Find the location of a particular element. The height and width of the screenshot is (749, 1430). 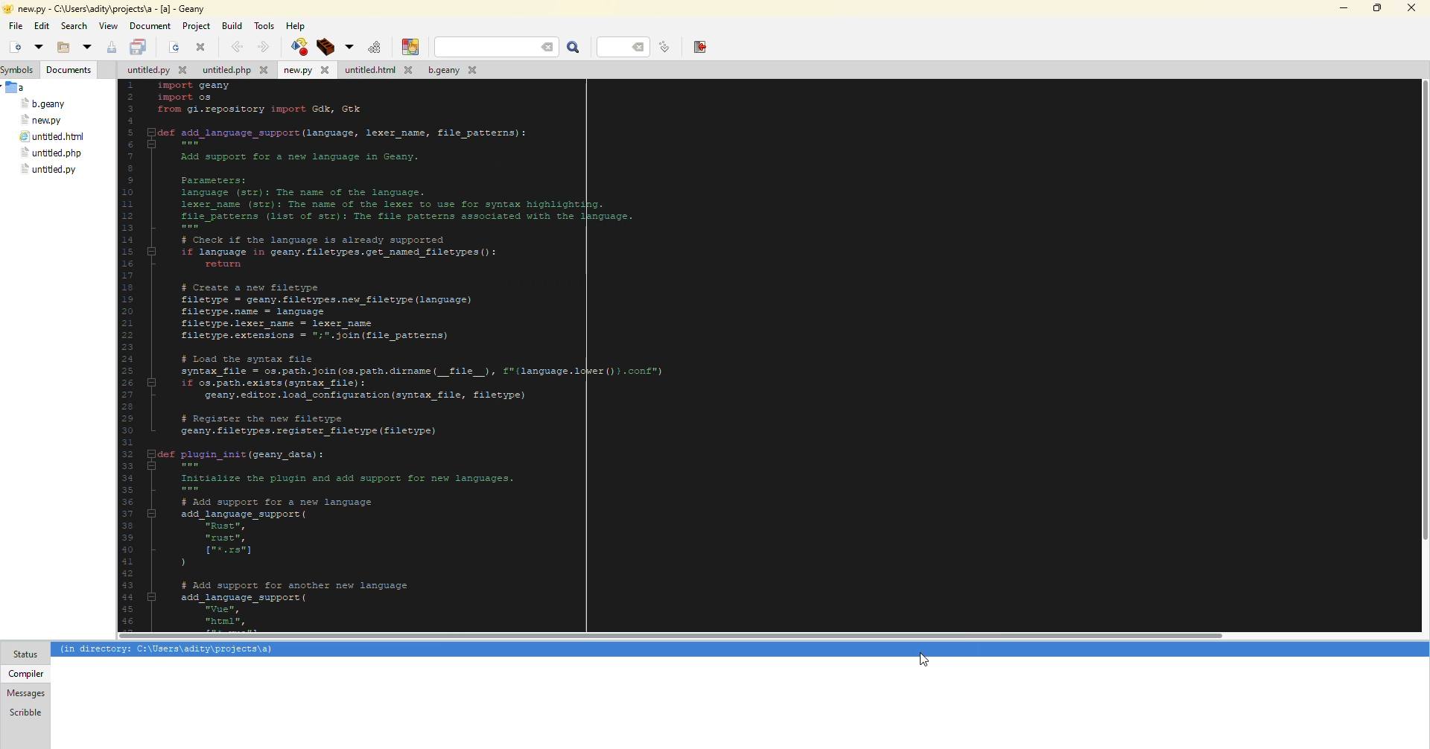

file is located at coordinates (44, 104).